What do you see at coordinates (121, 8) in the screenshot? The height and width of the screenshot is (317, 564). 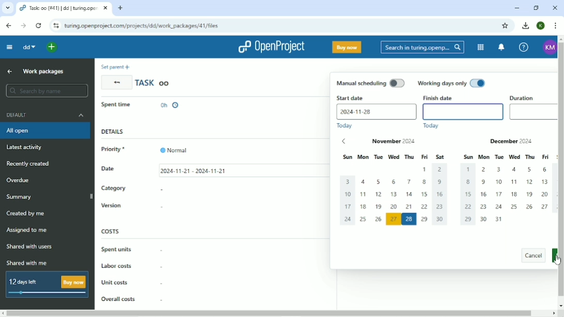 I see `New tab` at bounding box center [121, 8].